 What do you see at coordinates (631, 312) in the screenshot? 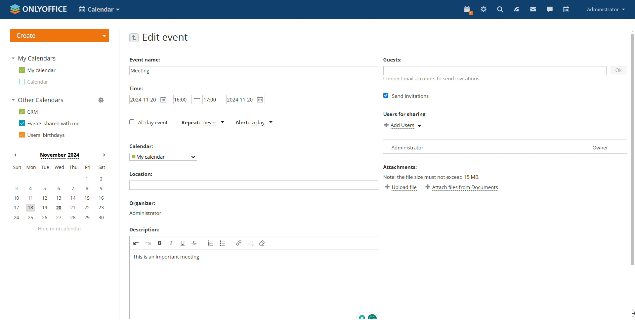
I see `cursor` at bounding box center [631, 312].